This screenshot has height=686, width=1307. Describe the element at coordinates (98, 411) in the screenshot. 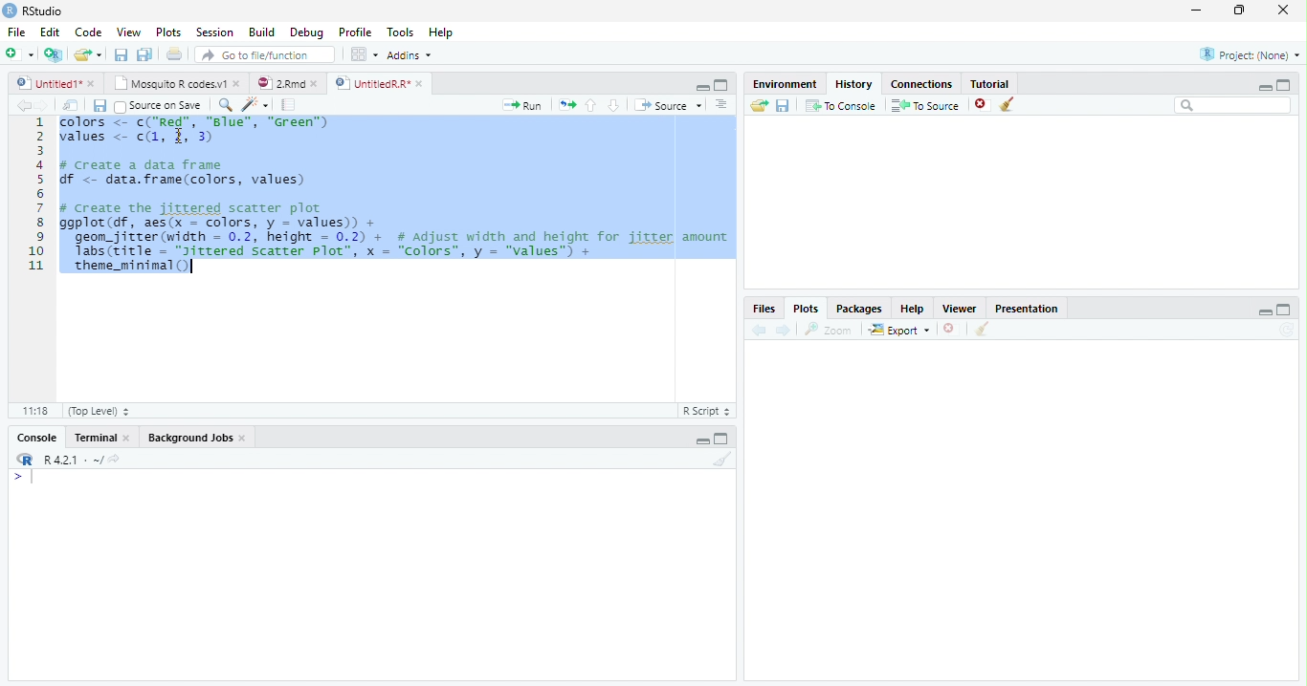

I see `(Top Level)` at that location.